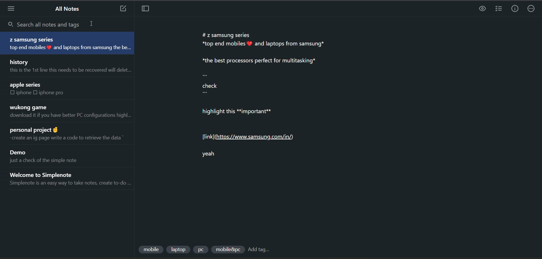 The height and width of the screenshot is (259, 542). Describe the element at coordinates (30, 107) in the screenshot. I see `wukong game` at that location.